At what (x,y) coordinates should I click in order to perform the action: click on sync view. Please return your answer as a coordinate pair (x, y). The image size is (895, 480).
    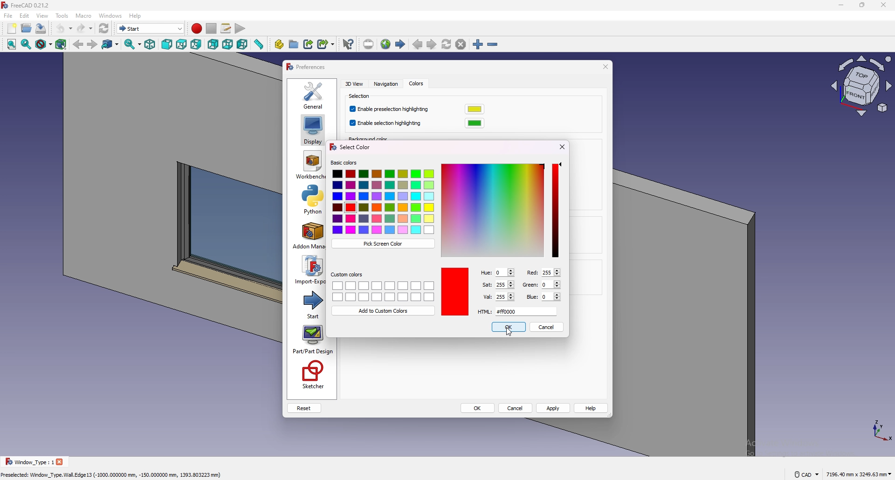
    Looking at the image, I should click on (133, 44).